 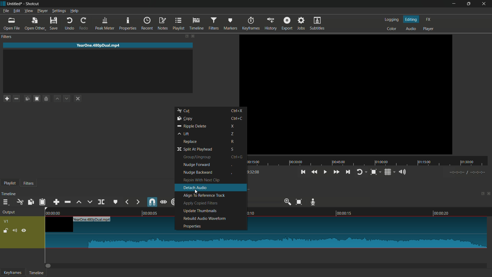 What do you see at coordinates (67, 202) in the screenshot?
I see `ripple delete` at bounding box center [67, 202].